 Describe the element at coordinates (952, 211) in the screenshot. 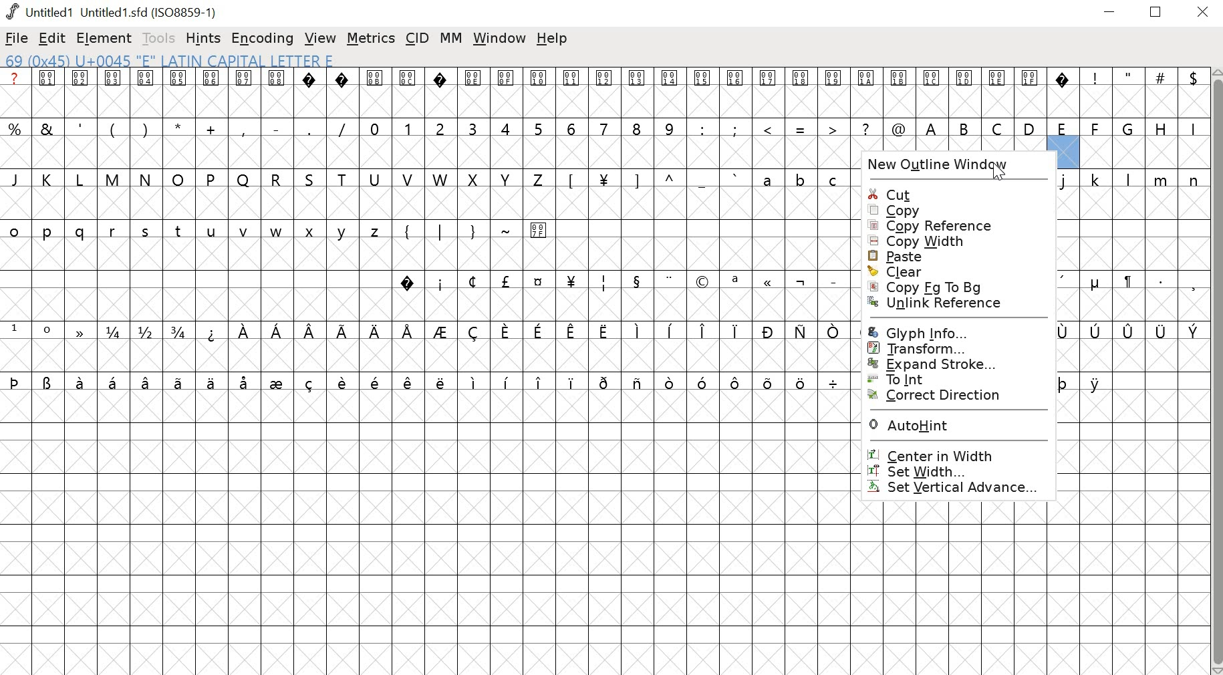

I see `COPY` at that location.